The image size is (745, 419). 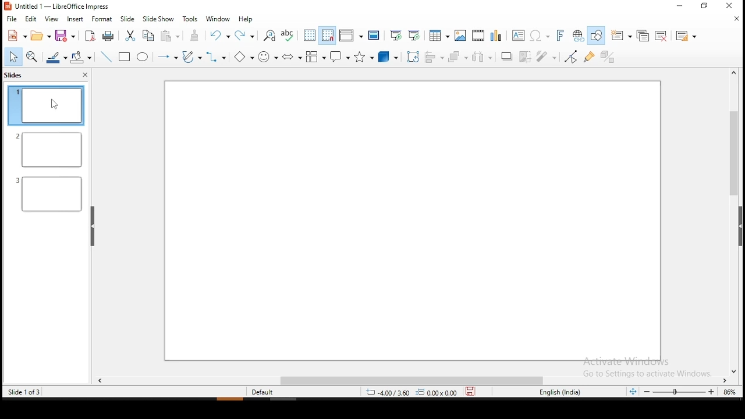 I want to click on tools, so click(x=190, y=19).